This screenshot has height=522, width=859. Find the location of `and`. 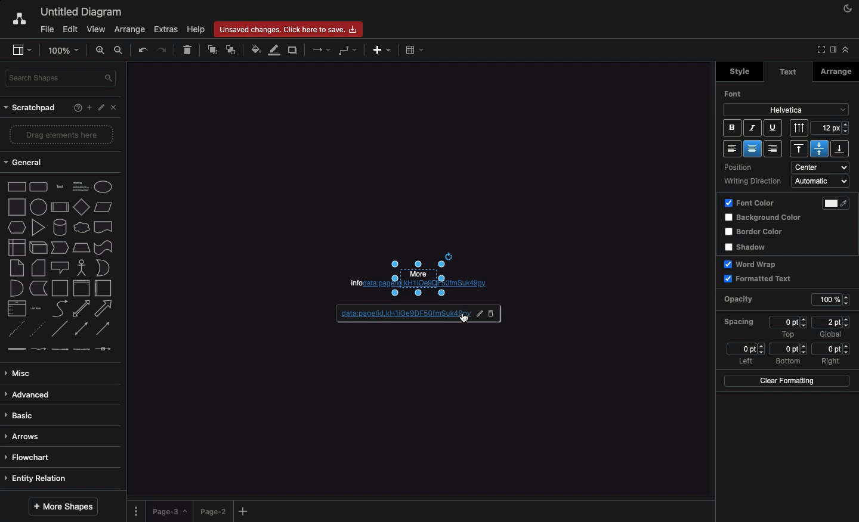

and is located at coordinates (17, 288).